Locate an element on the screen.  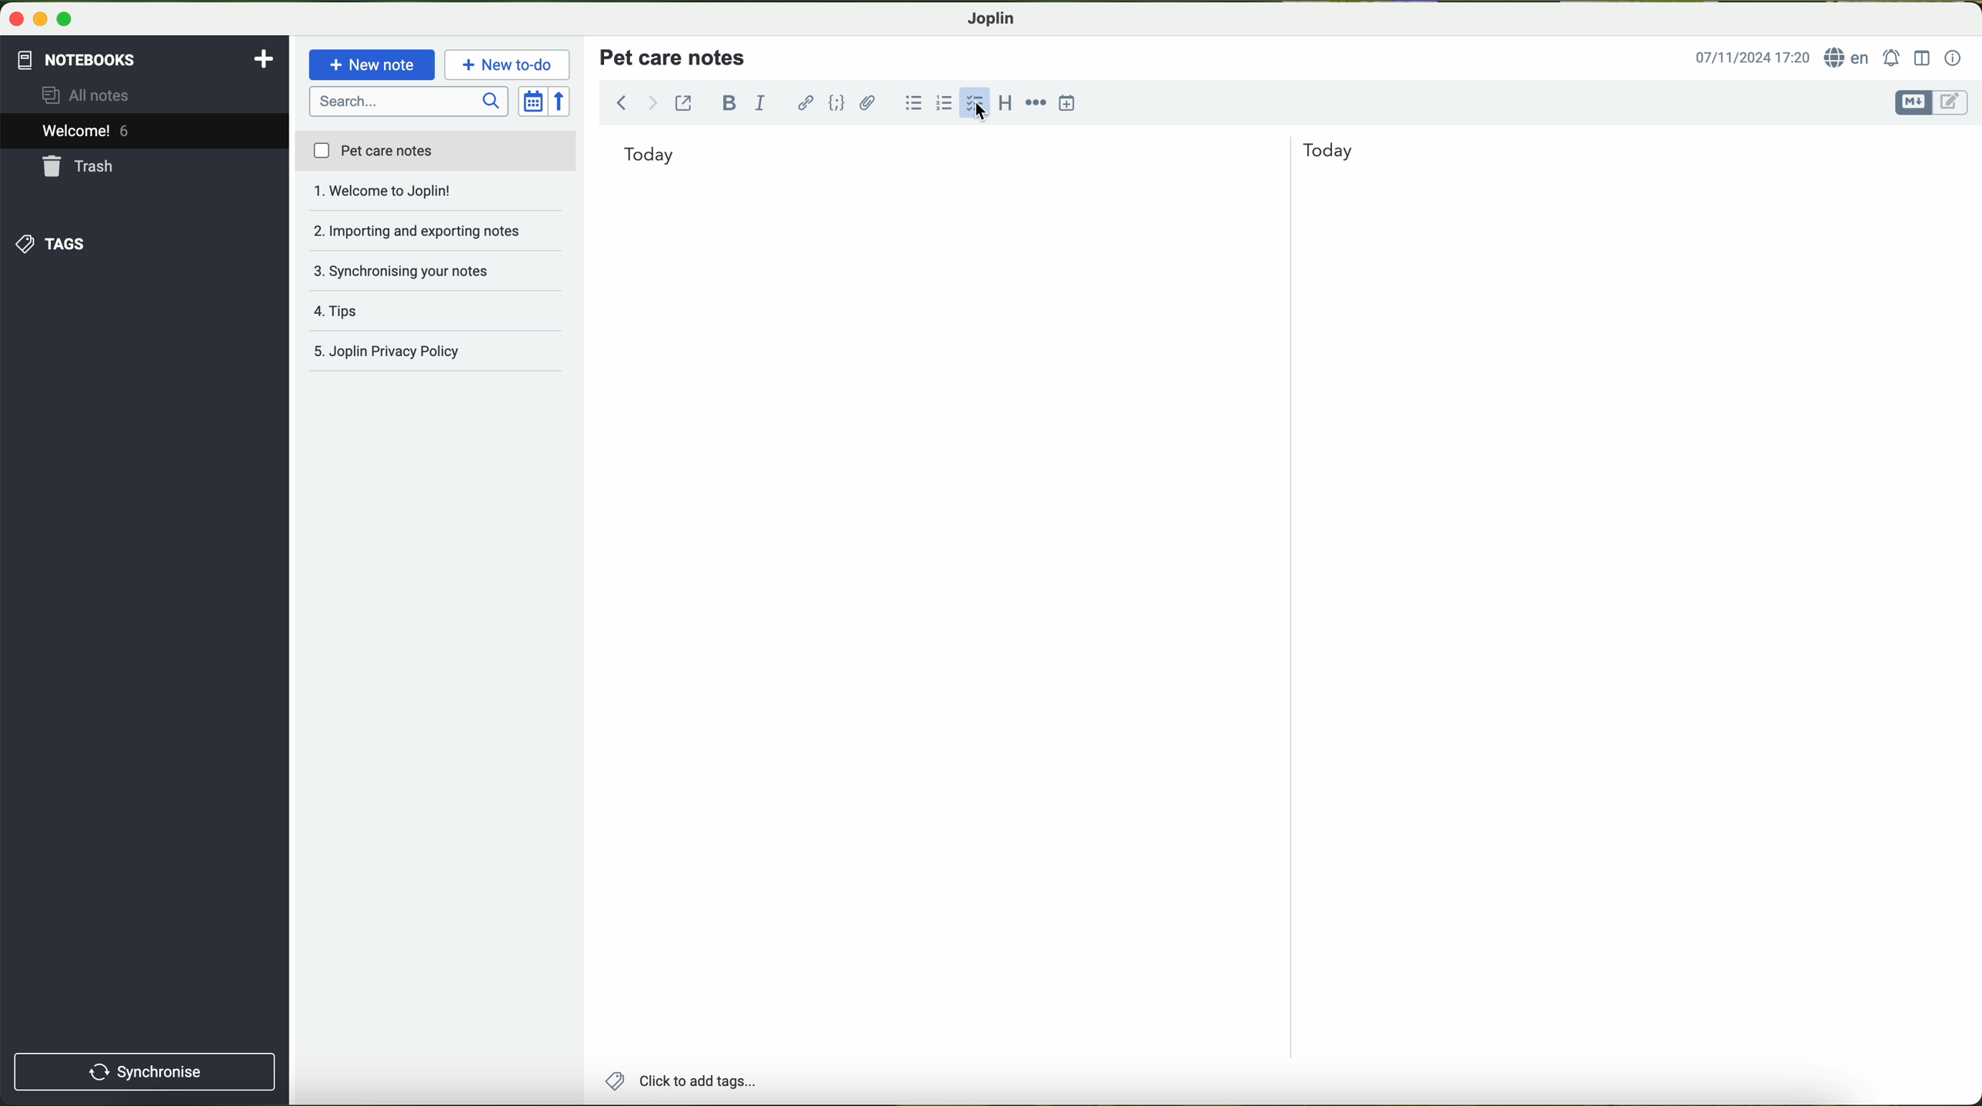
reverse sort order is located at coordinates (564, 102).